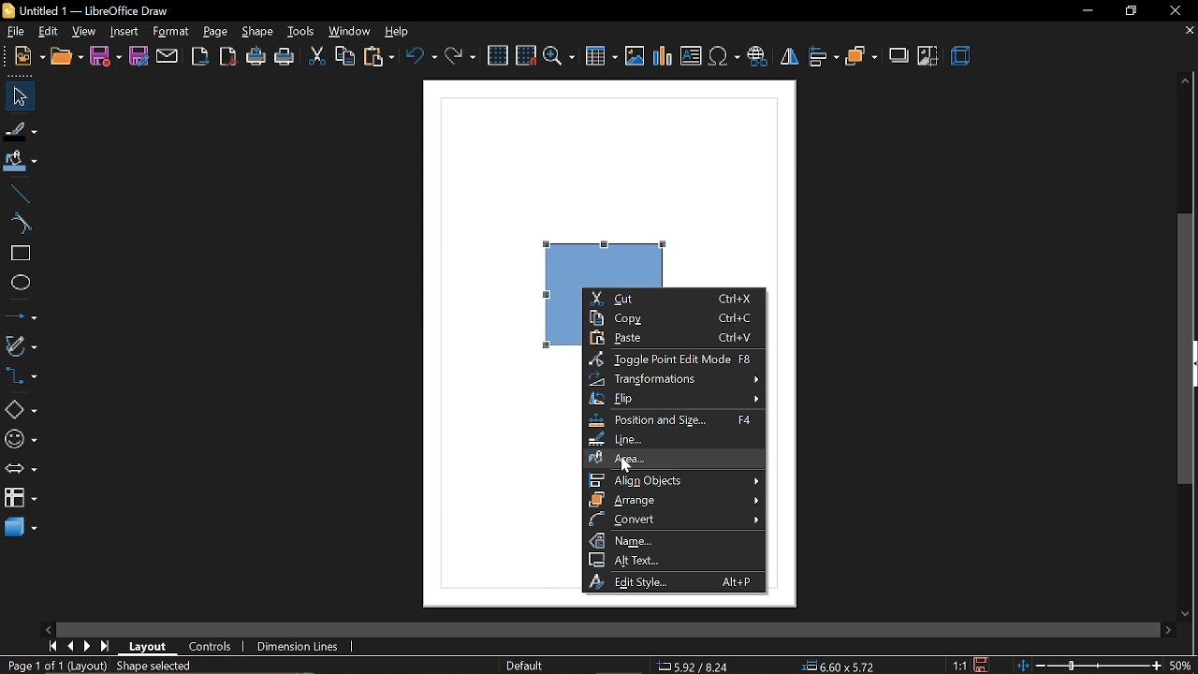 The width and height of the screenshot is (1198, 674). What do you see at coordinates (52, 646) in the screenshot?
I see `go to first page` at bounding box center [52, 646].